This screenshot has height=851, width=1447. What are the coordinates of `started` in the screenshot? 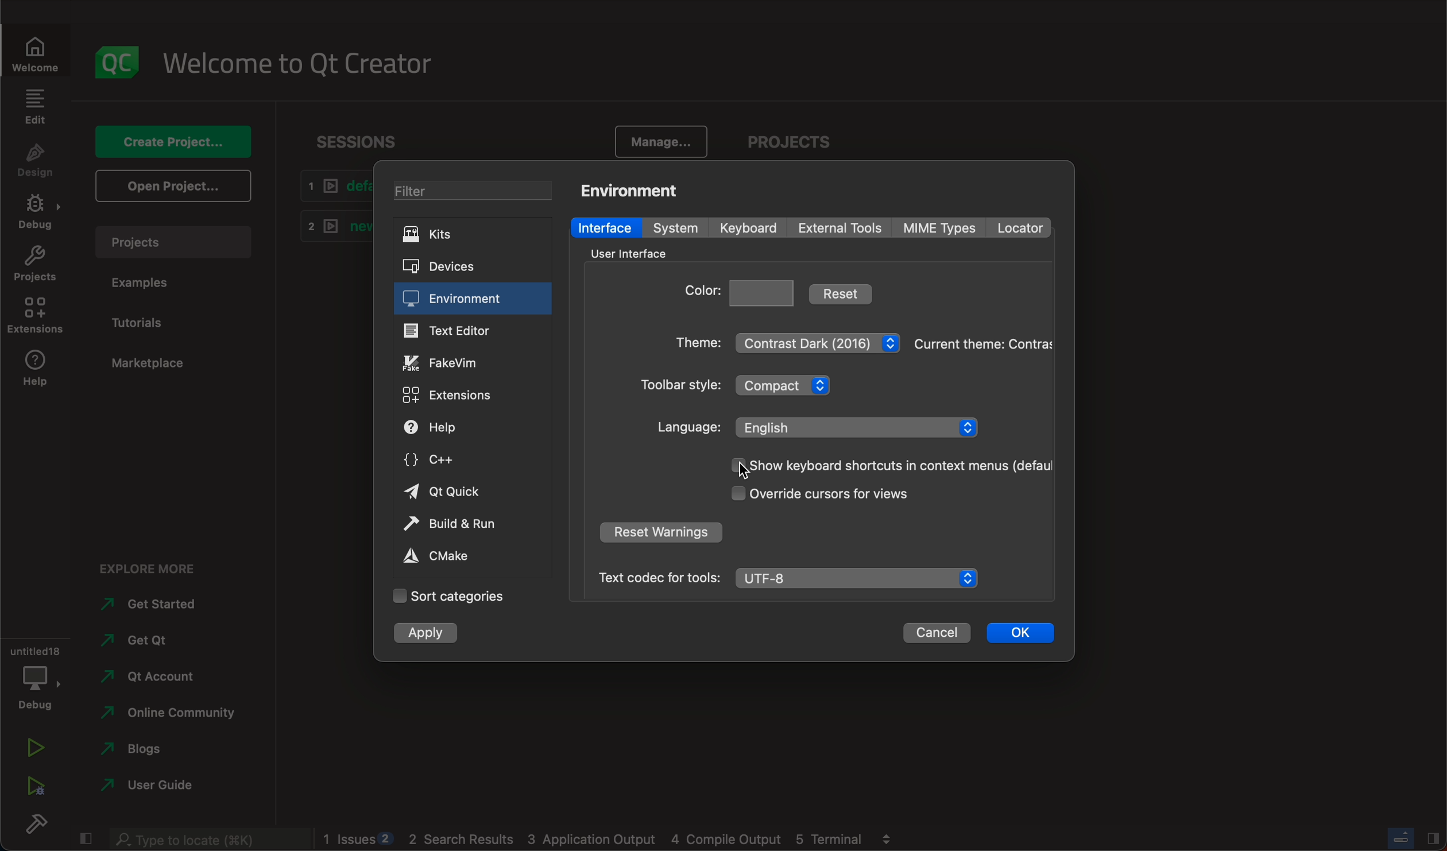 It's located at (155, 604).